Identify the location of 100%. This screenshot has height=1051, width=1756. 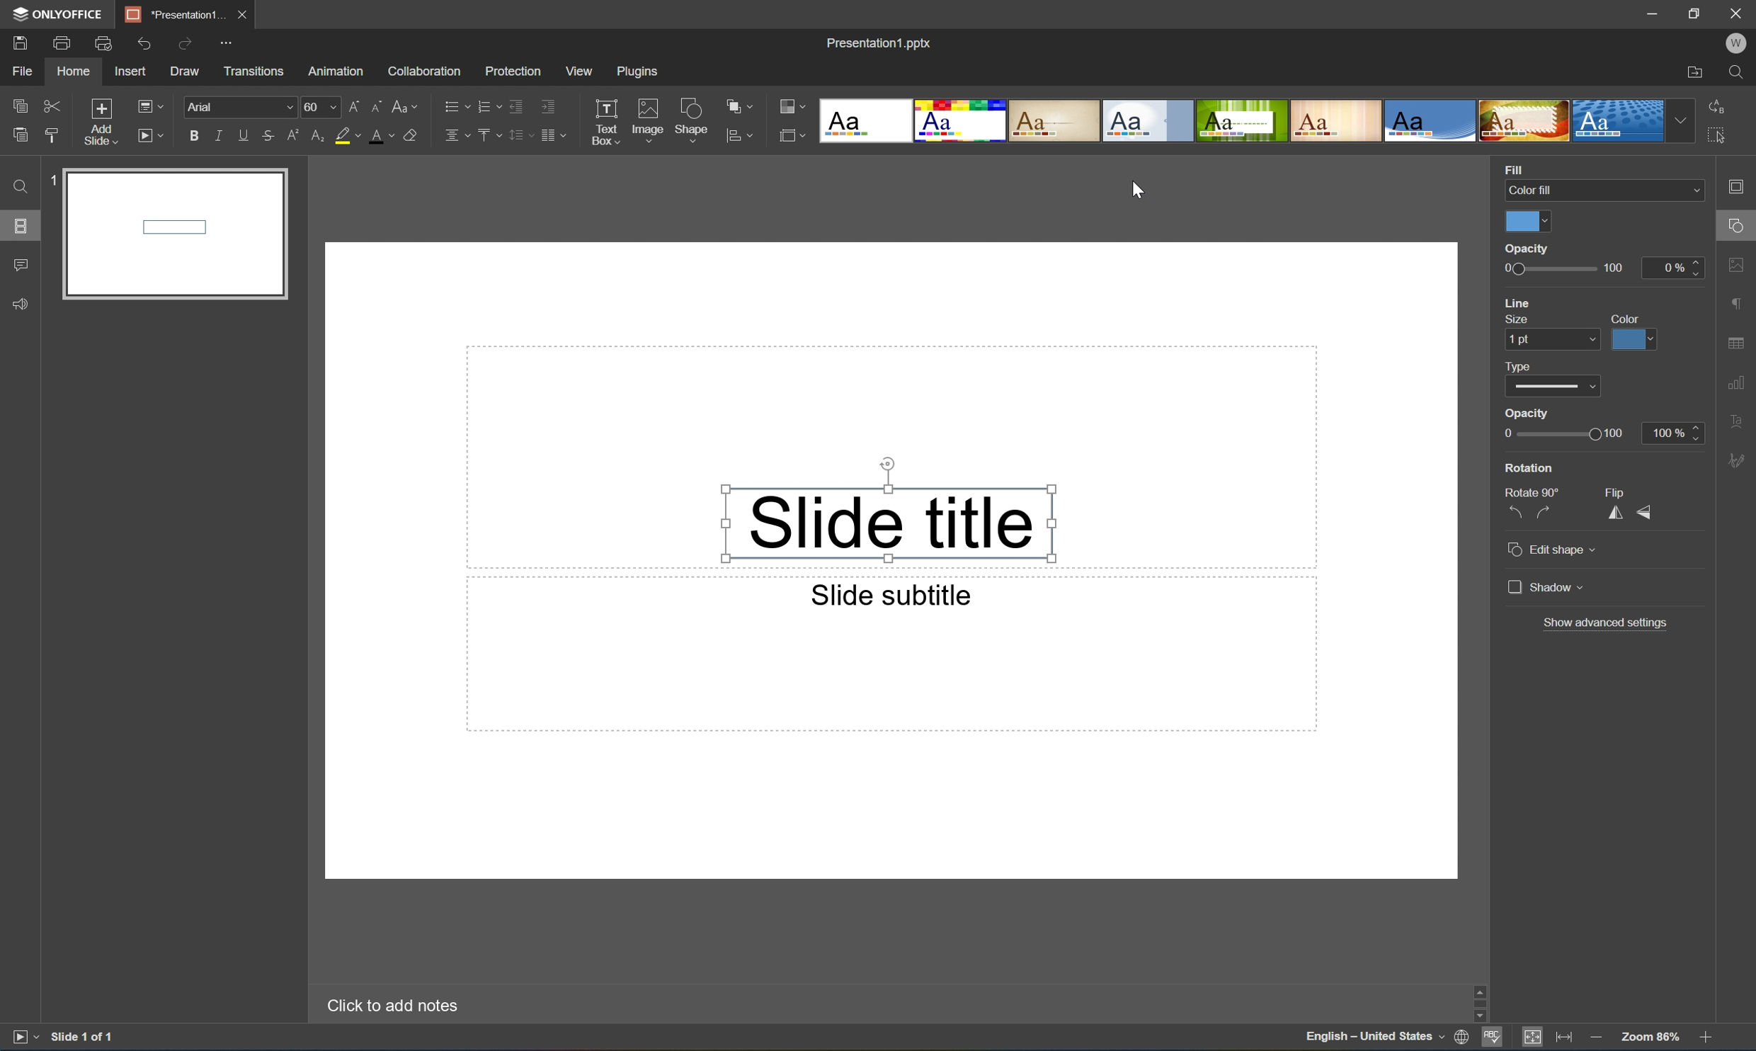
(1676, 432).